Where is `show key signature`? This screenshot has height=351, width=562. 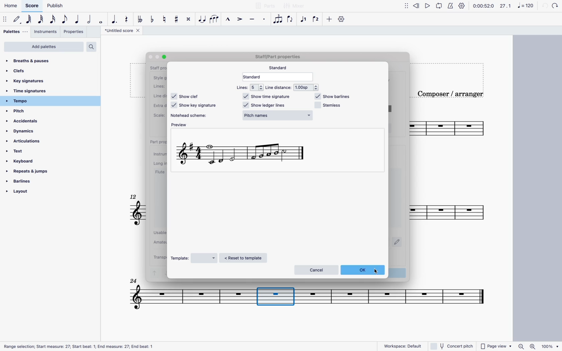 show key signature is located at coordinates (194, 106).